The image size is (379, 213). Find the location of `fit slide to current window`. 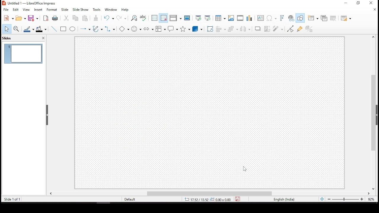

fit slide to current window is located at coordinates (322, 199).